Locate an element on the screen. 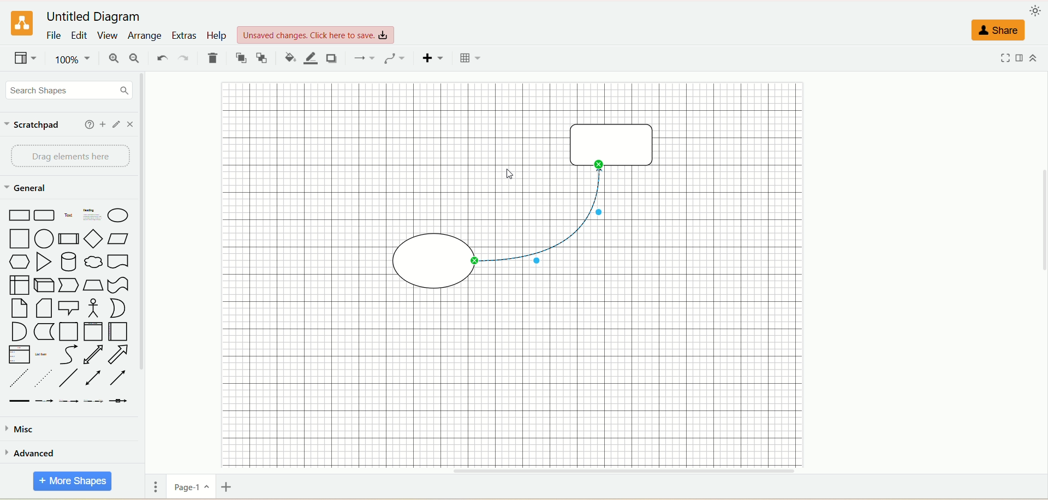 Image resolution: width=1048 pixels, height=500 pixels. close is located at coordinates (130, 124).